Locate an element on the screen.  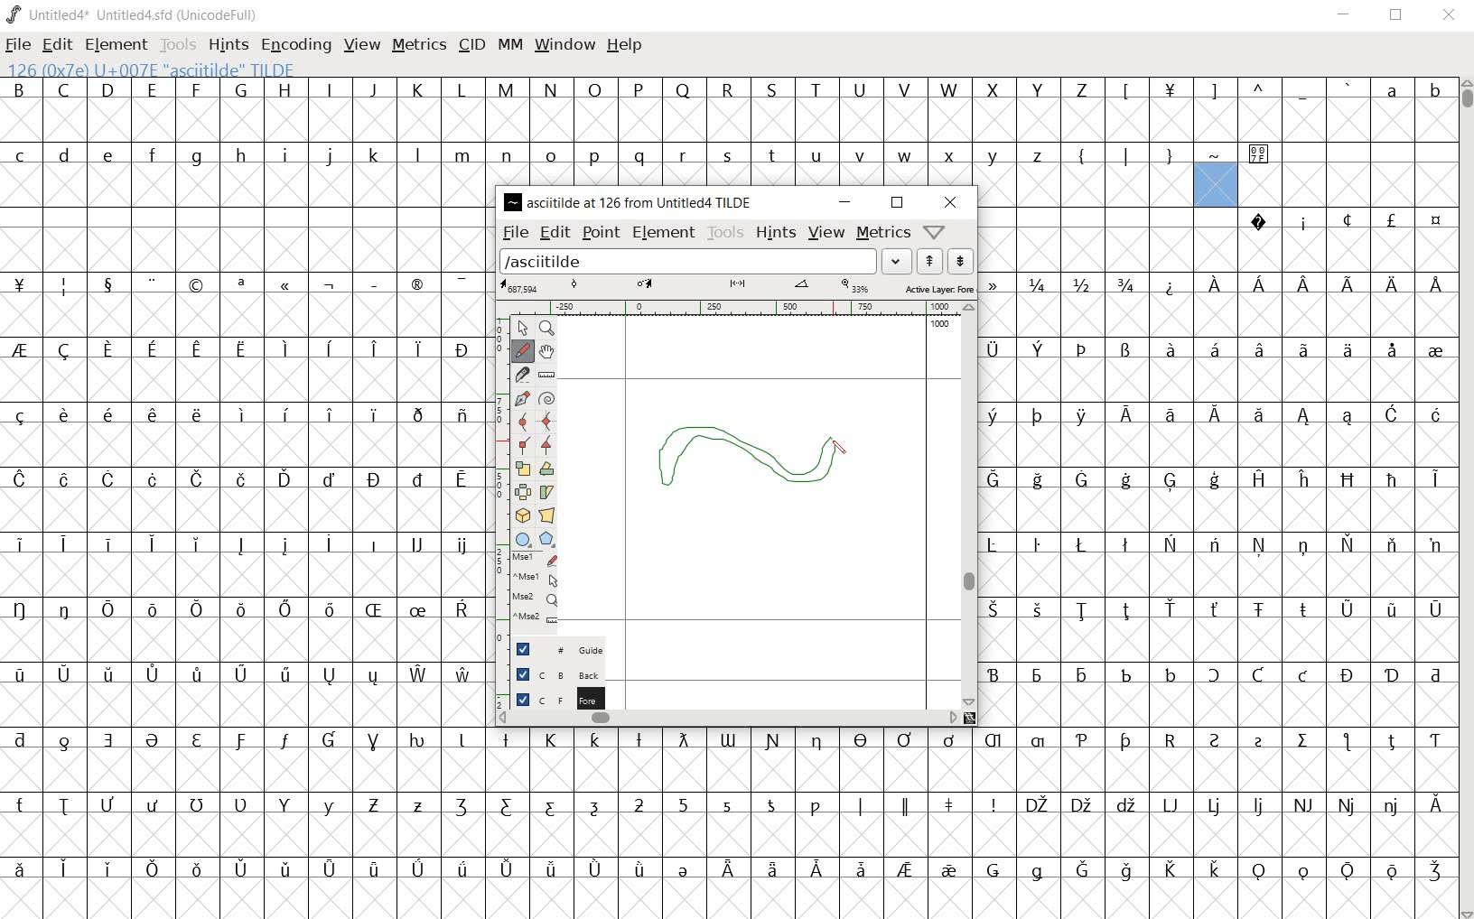
METRICS is located at coordinates (418, 44).